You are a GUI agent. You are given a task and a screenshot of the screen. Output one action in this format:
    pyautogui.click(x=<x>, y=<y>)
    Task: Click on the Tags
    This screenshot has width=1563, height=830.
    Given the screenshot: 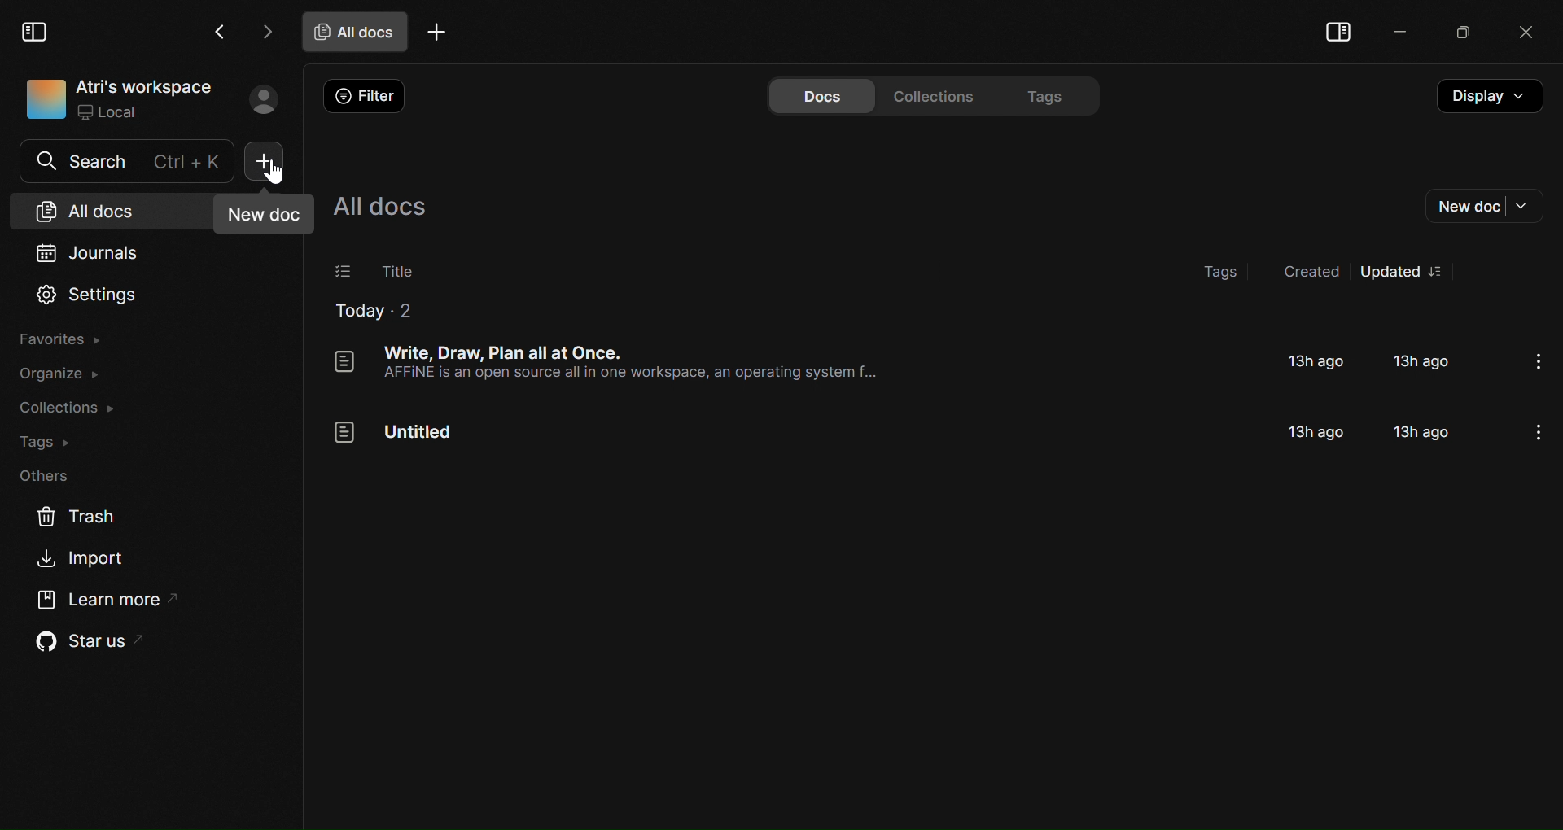 What is the action you would take?
    pyautogui.click(x=1222, y=272)
    